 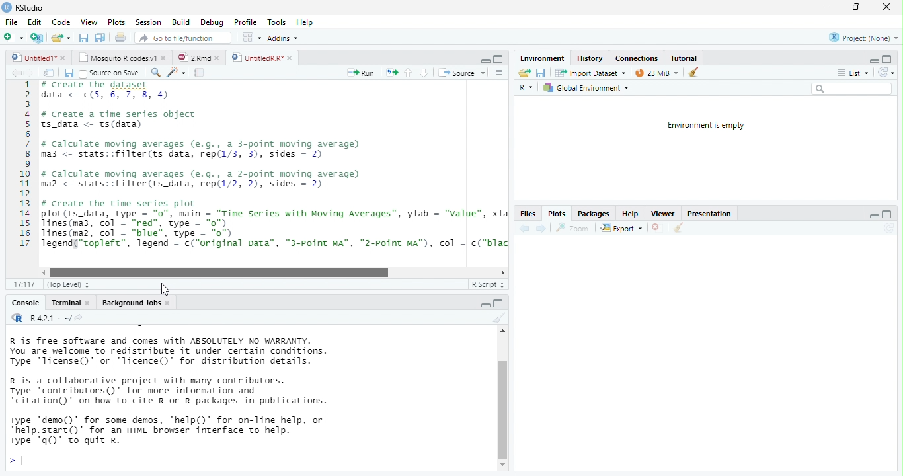 What do you see at coordinates (886, 73) in the screenshot?
I see `Refresh` at bounding box center [886, 73].